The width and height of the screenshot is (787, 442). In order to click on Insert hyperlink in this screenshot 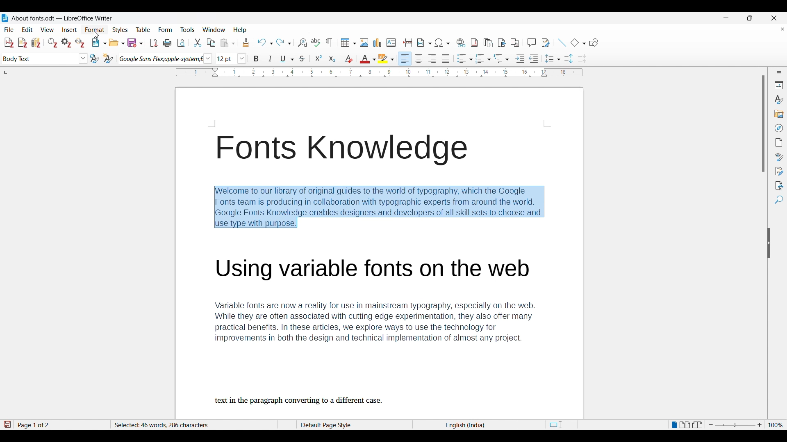, I will do `click(461, 43)`.